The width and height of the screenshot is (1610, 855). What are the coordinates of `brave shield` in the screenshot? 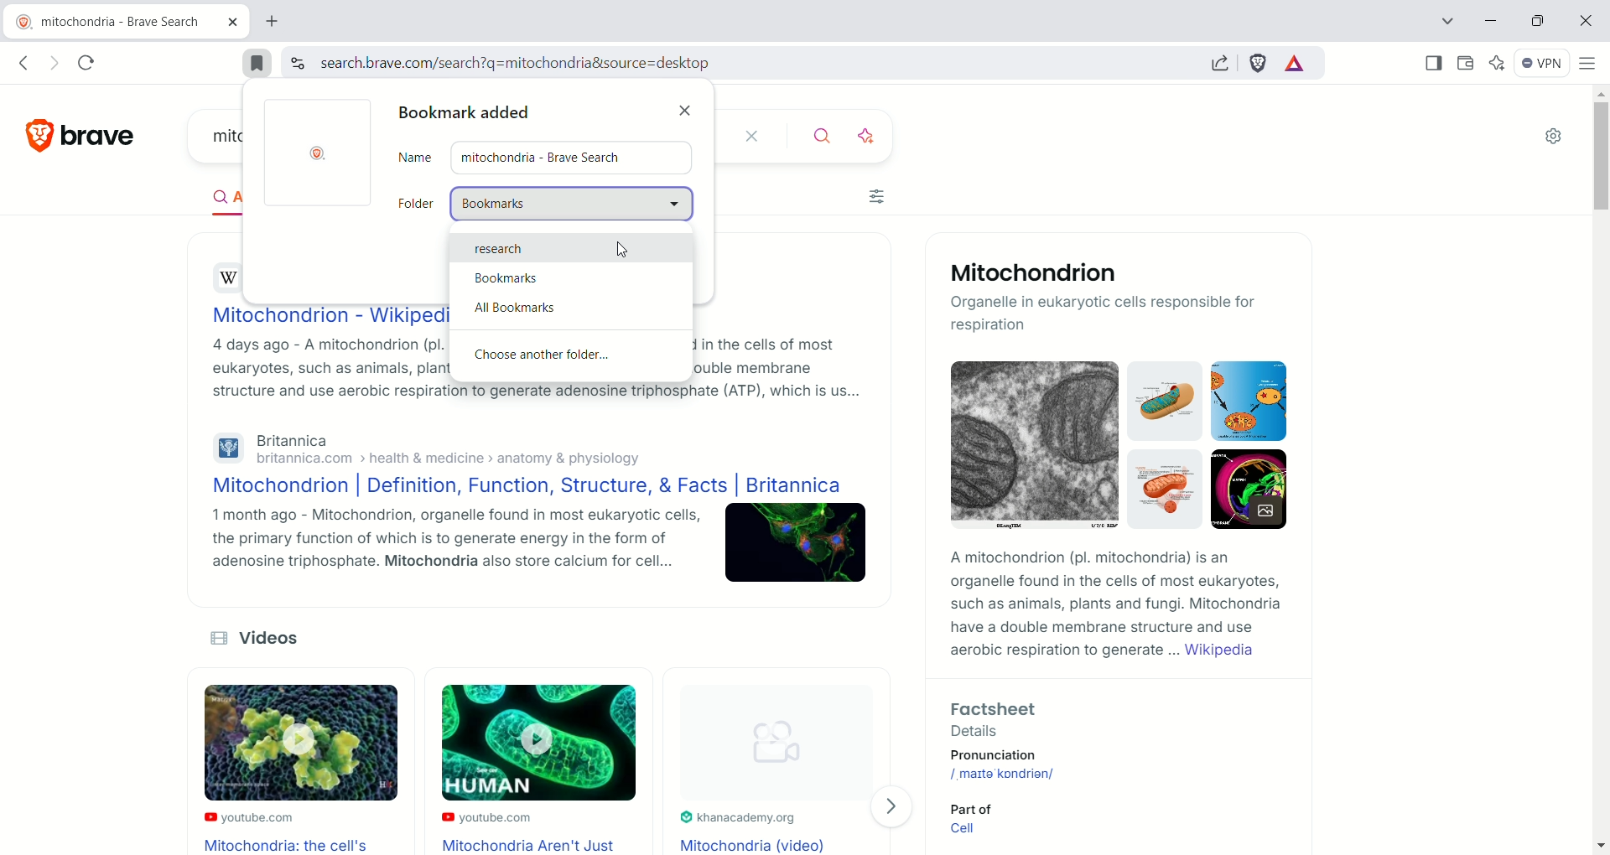 It's located at (1259, 65).